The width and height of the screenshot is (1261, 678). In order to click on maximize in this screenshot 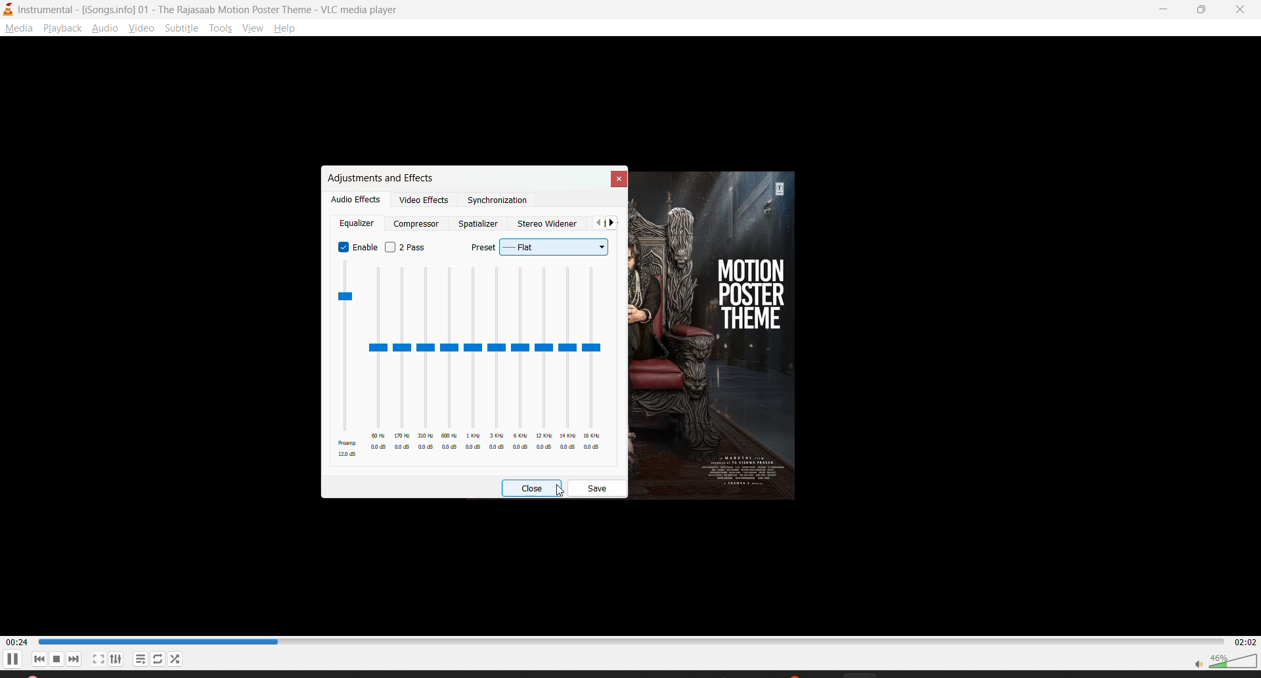, I will do `click(1205, 11)`.